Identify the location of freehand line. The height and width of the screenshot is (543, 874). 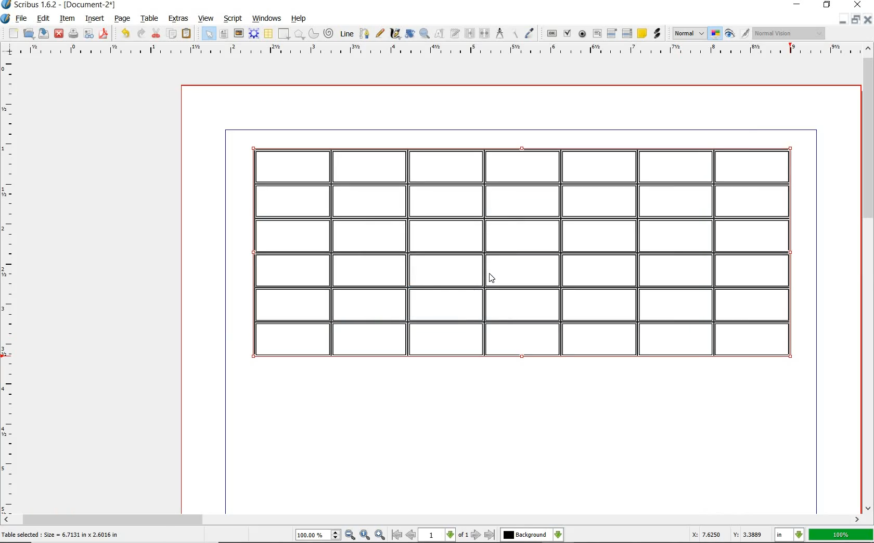
(380, 34).